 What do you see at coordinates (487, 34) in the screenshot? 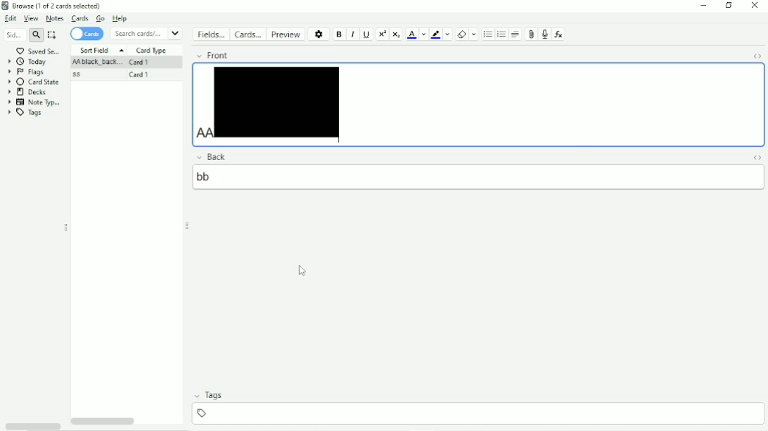
I see `Ordered list` at bounding box center [487, 34].